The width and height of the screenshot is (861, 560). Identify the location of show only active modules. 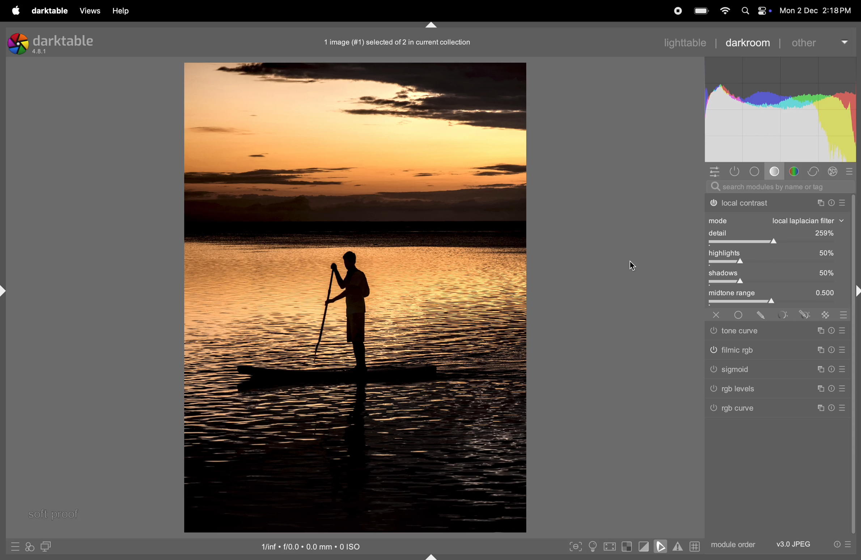
(735, 171).